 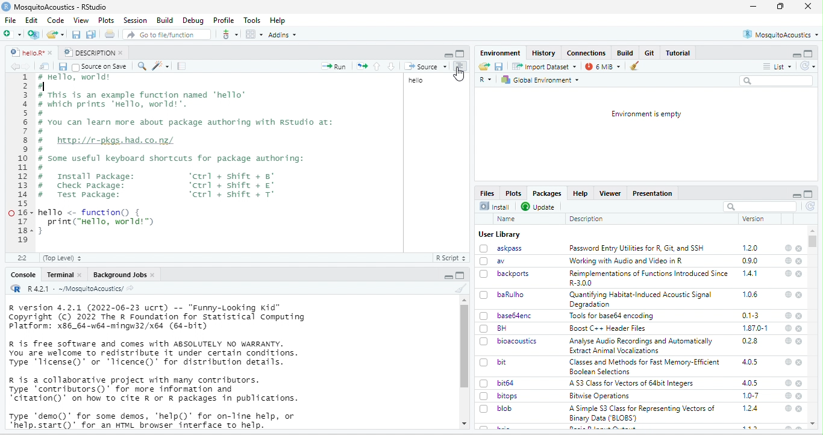 What do you see at coordinates (56, 34) in the screenshot?
I see `open an existing file` at bounding box center [56, 34].